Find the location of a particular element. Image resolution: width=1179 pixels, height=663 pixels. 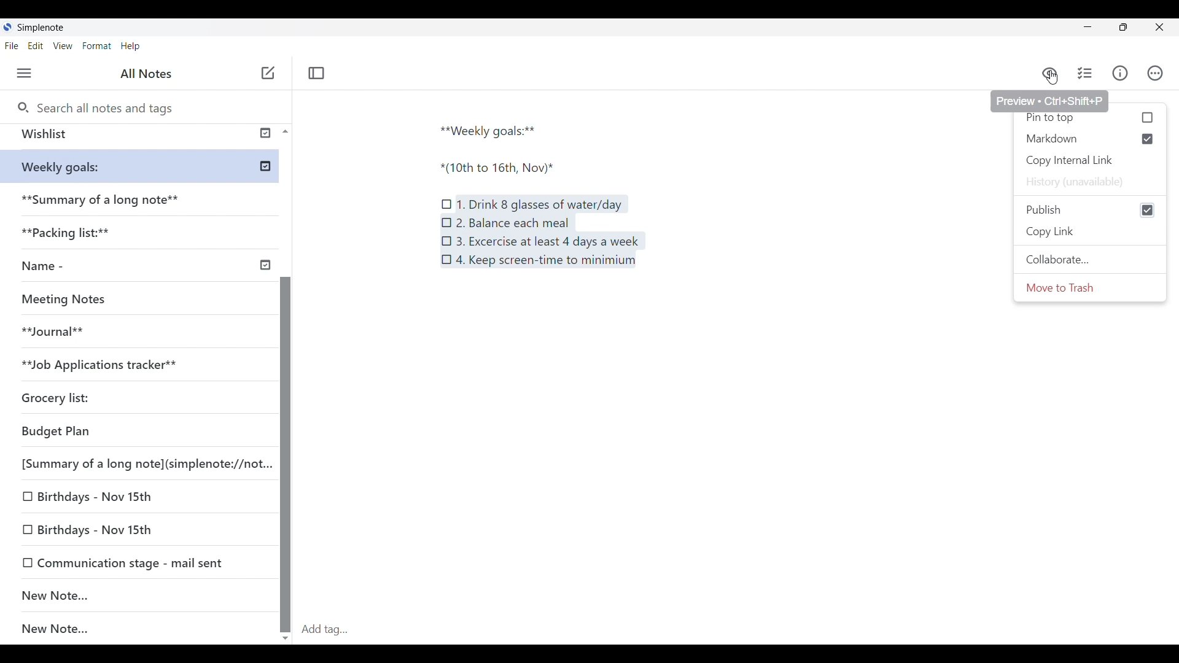

**Summary of a long note** is located at coordinates (104, 202).